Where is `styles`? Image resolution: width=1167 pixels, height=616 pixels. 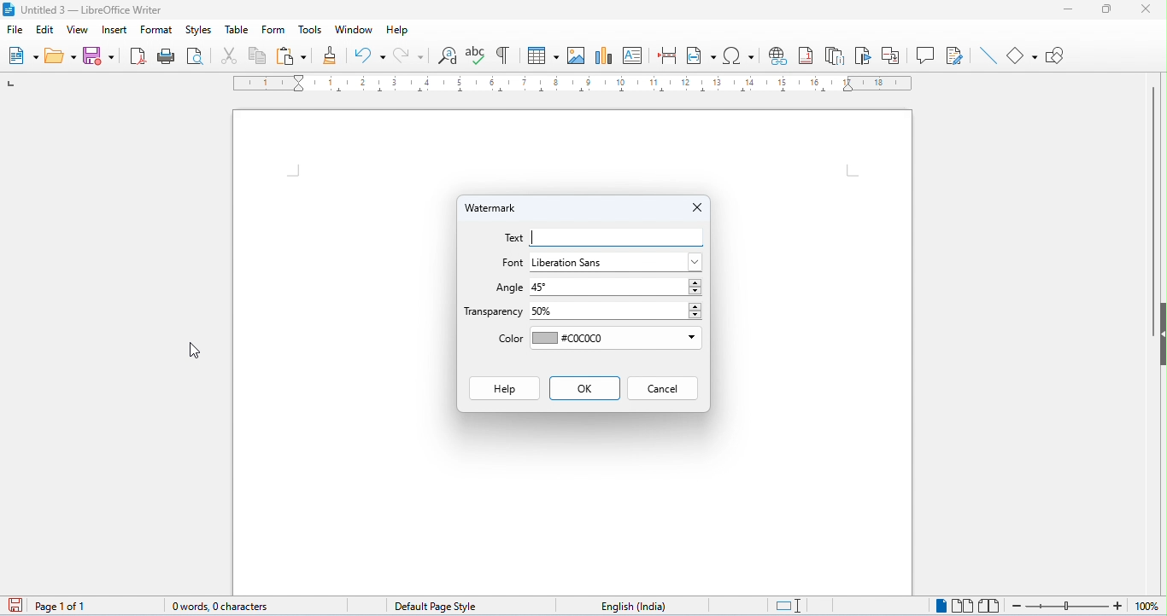 styles is located at coordinates (198, 30).